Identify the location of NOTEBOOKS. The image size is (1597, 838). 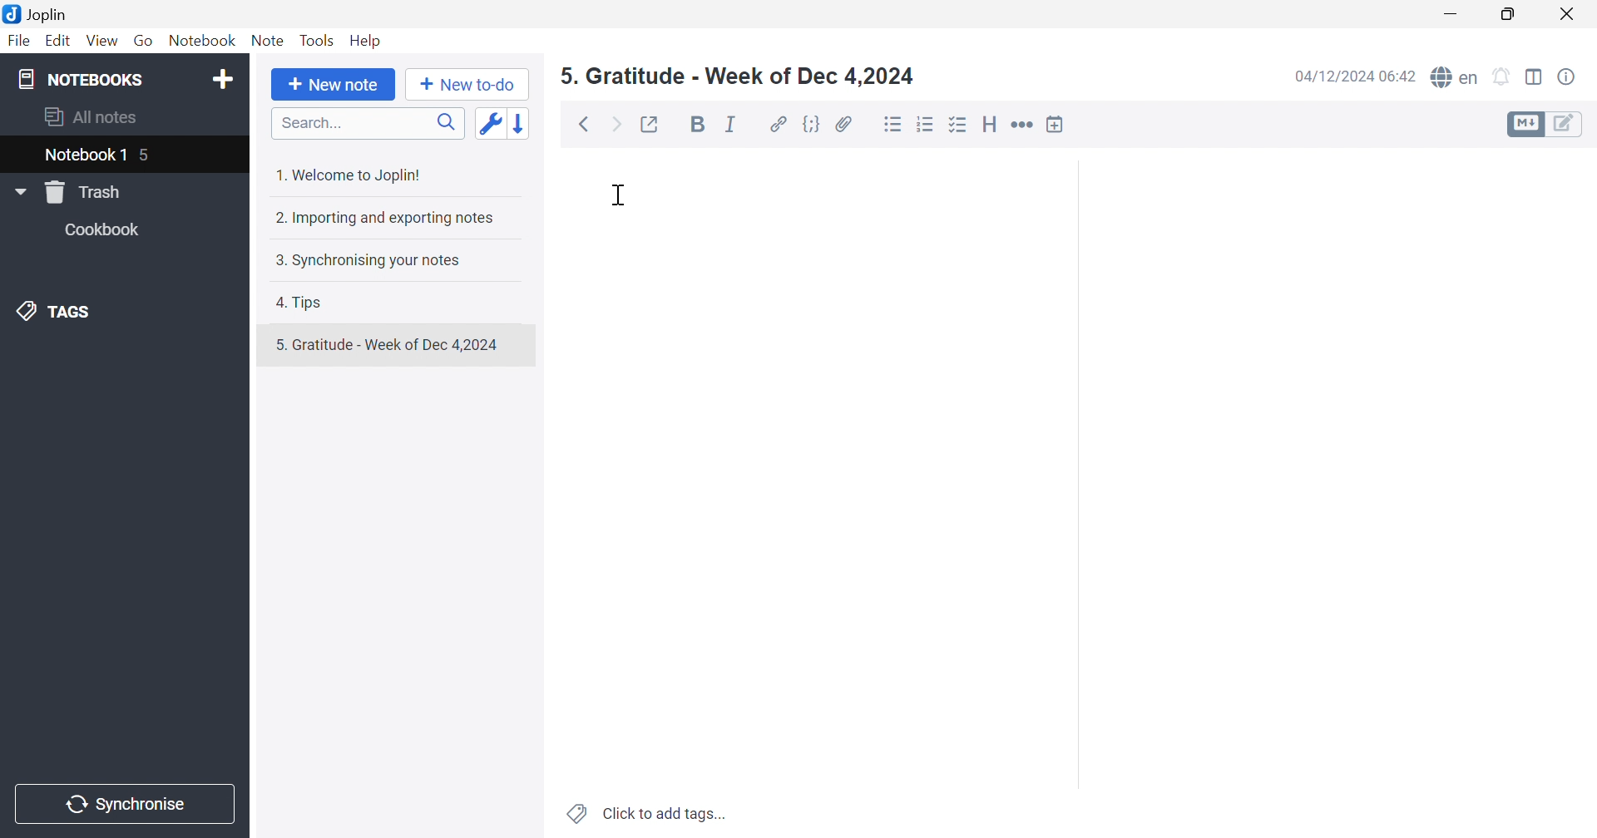
(77, 78).